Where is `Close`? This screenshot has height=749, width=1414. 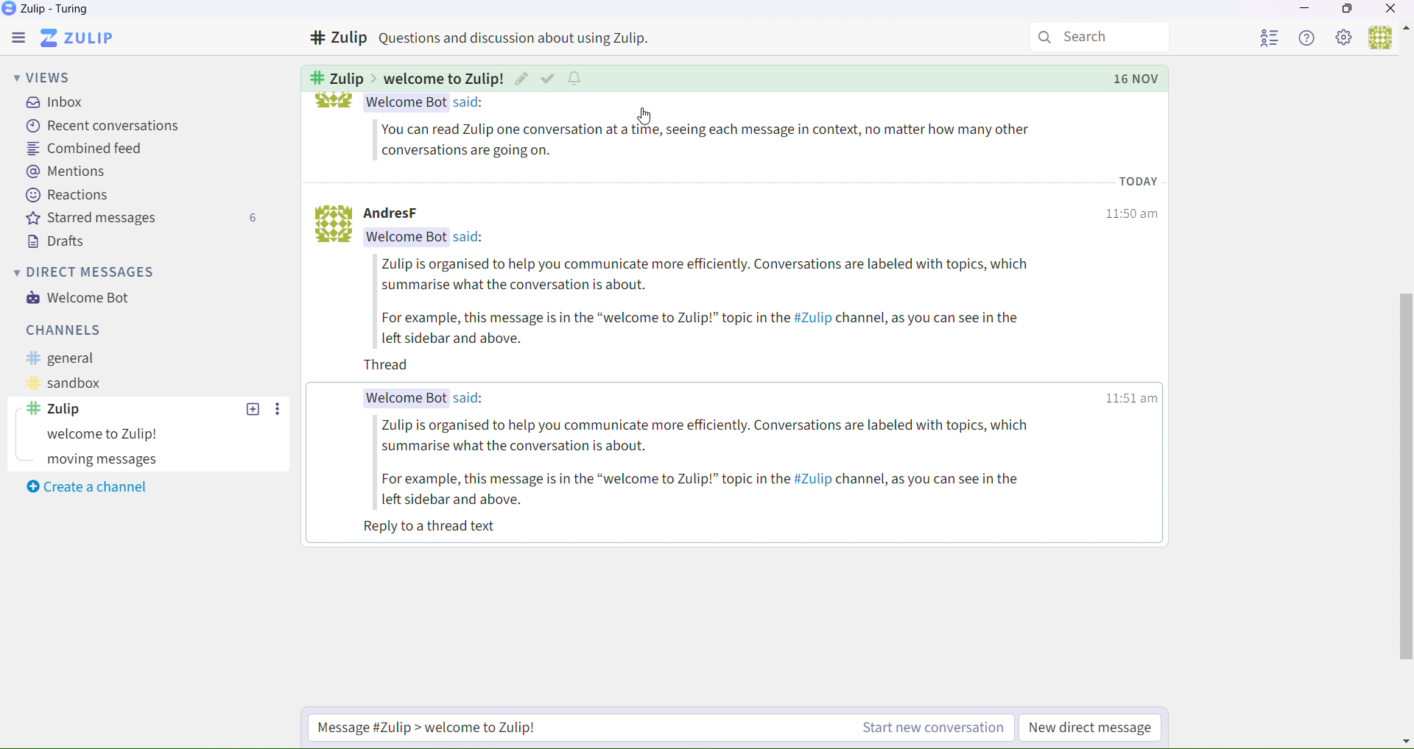
Close is located at coordinates (1392, 10).